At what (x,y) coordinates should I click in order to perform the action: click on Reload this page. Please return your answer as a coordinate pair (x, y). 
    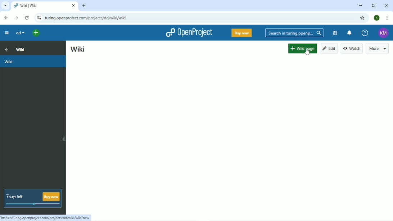
    Looking at the image, I should click on (27, 18).